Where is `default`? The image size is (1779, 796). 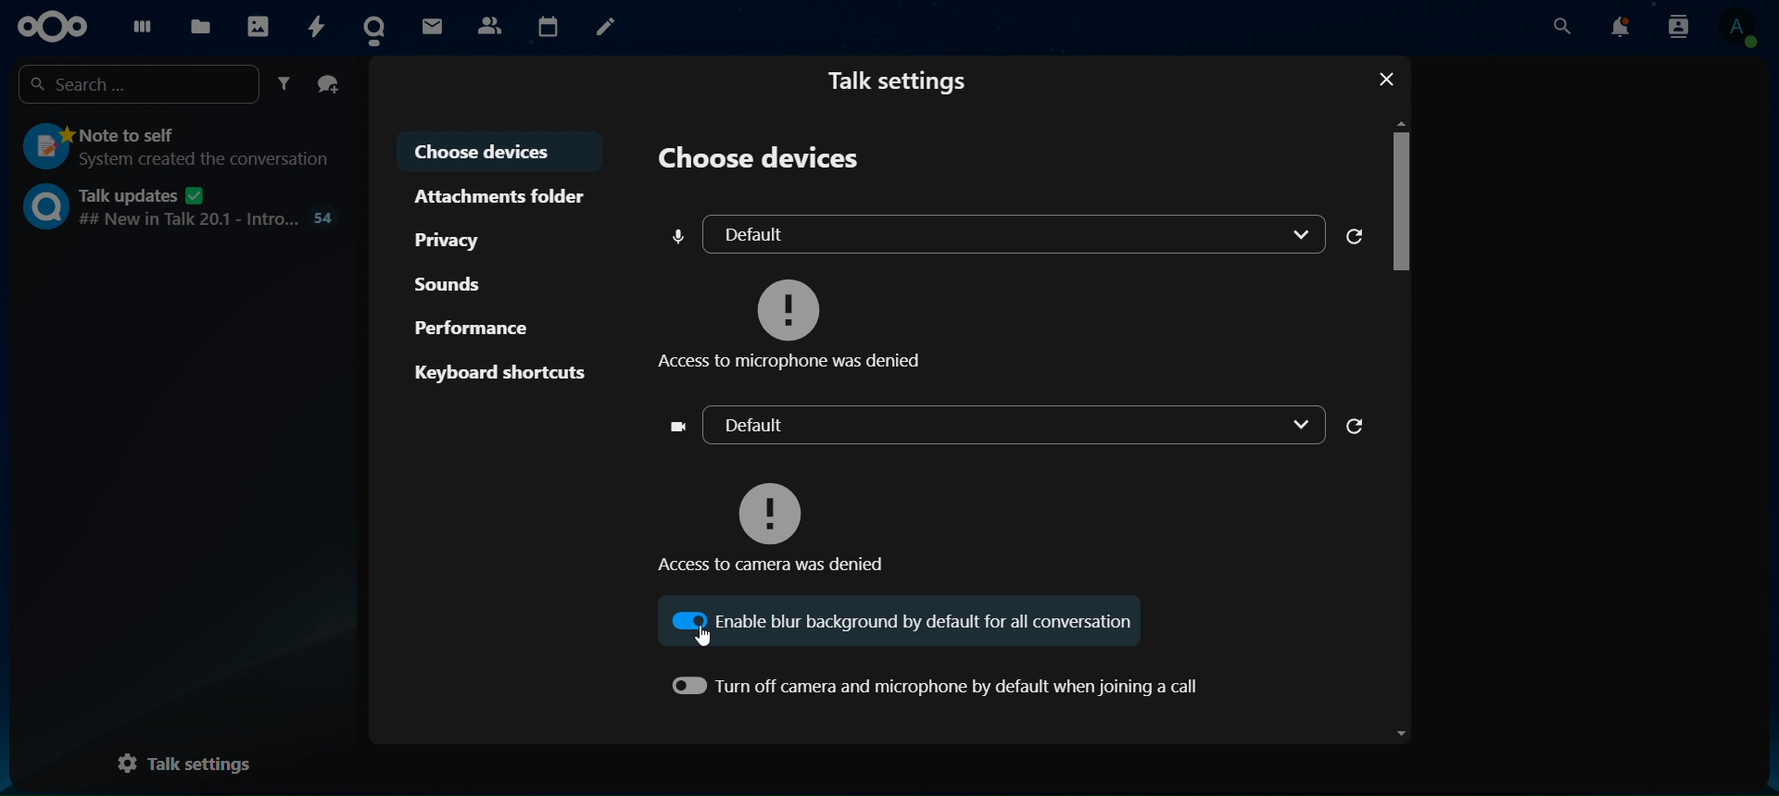 default is located at coordinates (995, 422).